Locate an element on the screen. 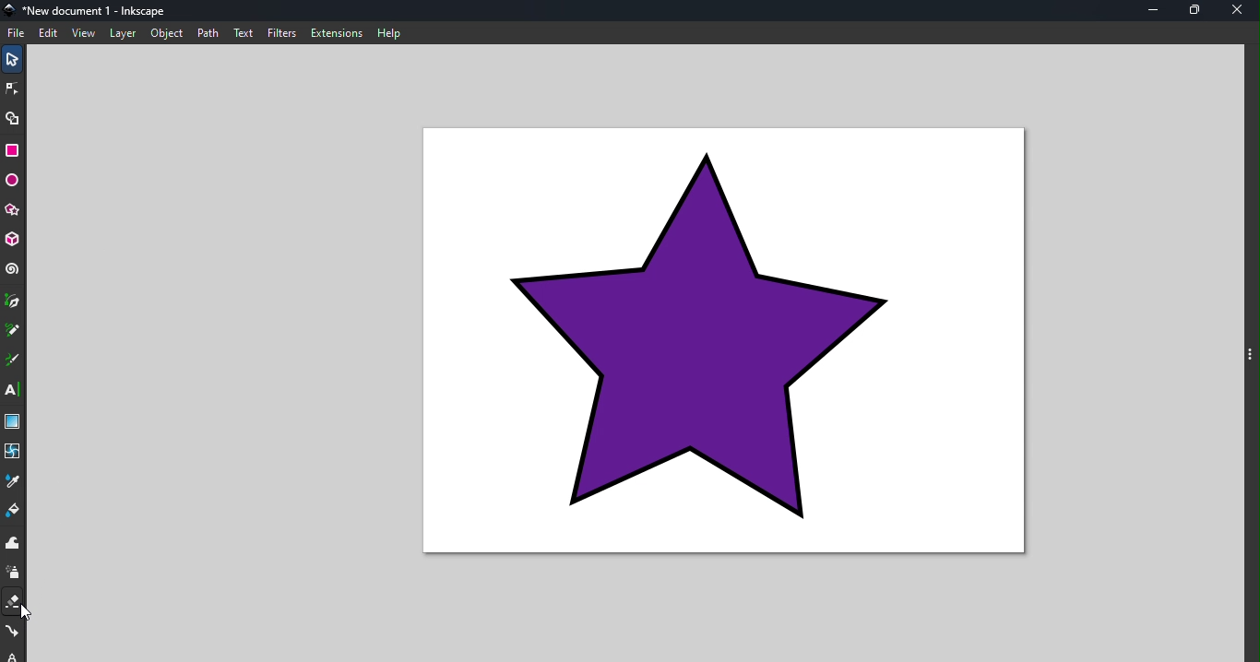 This screenshot has width=1260, height=662. gradient tool is located at coordinates (12, 421).